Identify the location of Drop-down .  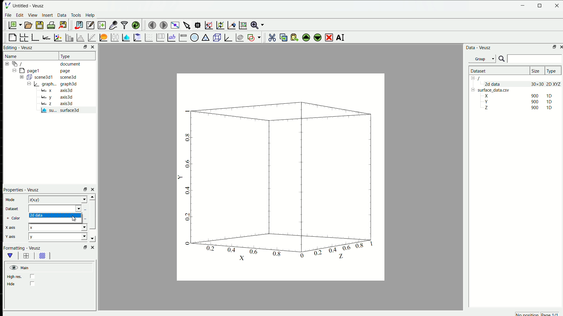
(85, 199).